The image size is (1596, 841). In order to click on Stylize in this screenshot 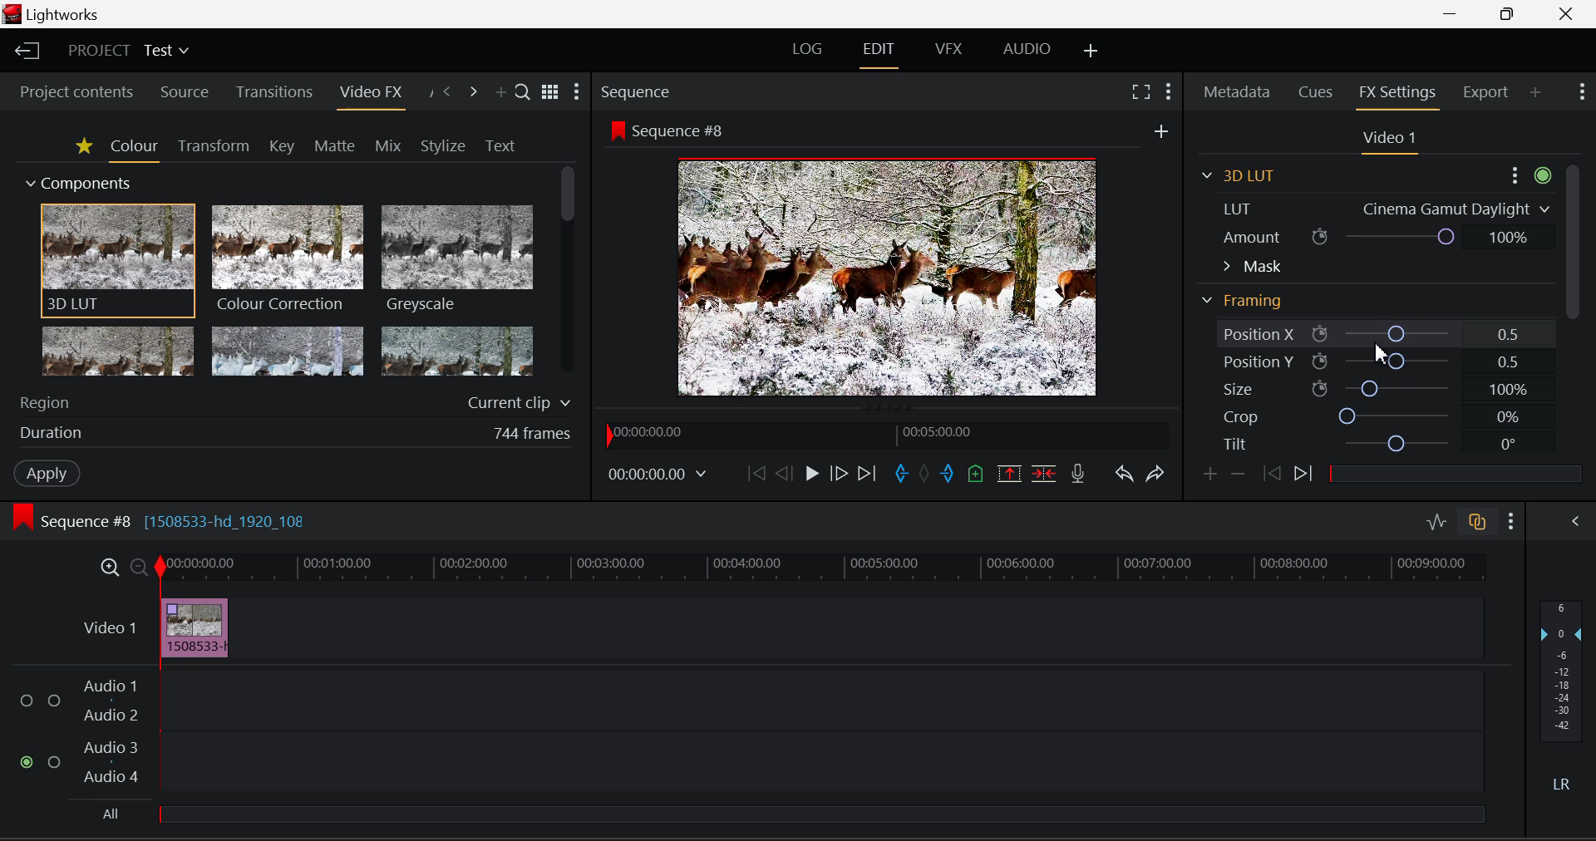, I will do `click(440, 146)`.